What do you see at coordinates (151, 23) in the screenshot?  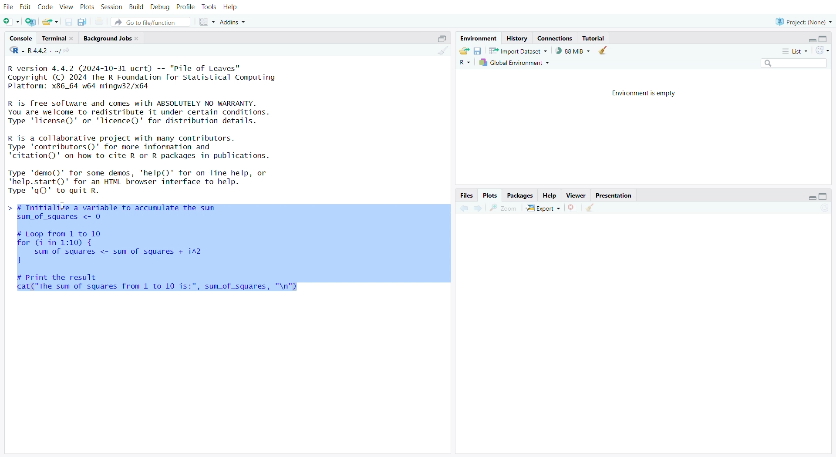 I see `go to file/function` at bounding box center [151, 23].